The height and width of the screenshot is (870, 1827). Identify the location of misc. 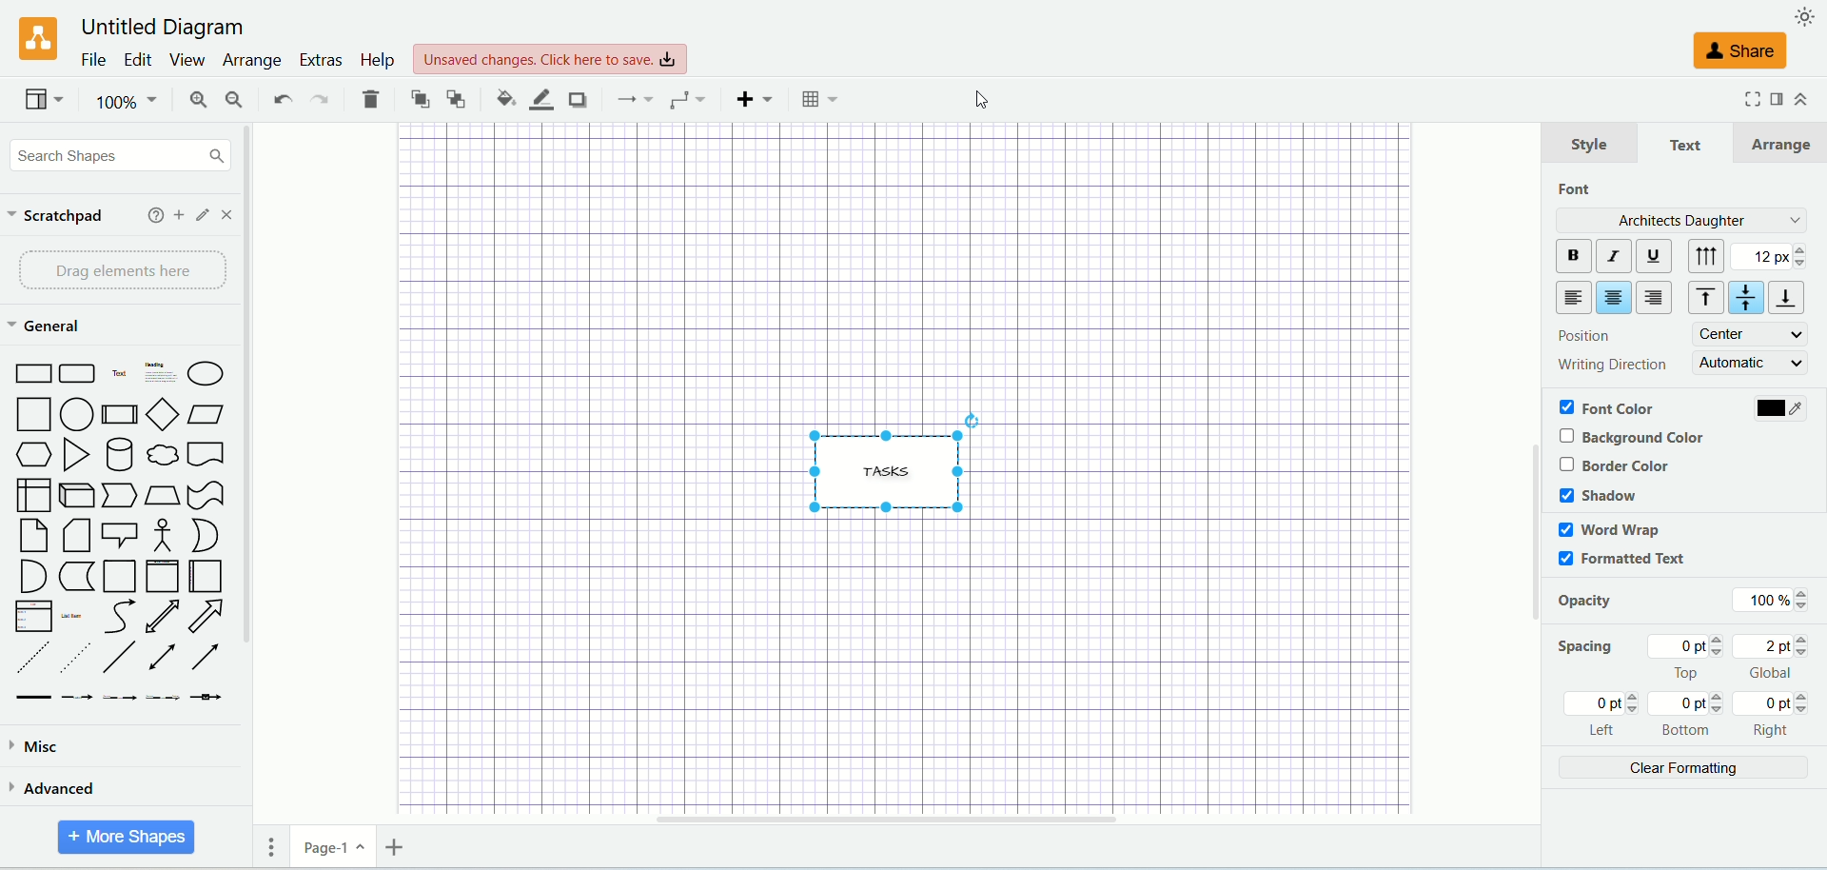
(101, 749).